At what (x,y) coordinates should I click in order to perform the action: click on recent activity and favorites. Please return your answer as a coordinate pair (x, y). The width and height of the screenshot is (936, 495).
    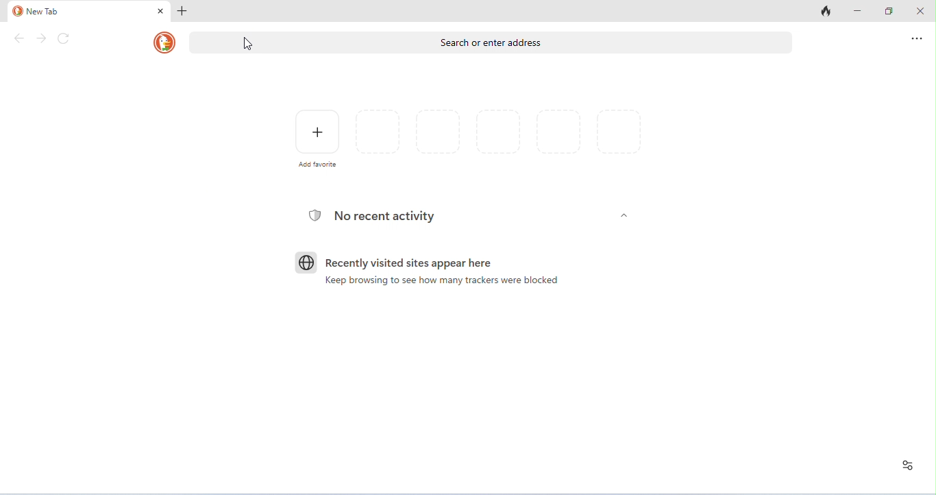
    Looking at the image, I should click on (909, 464).